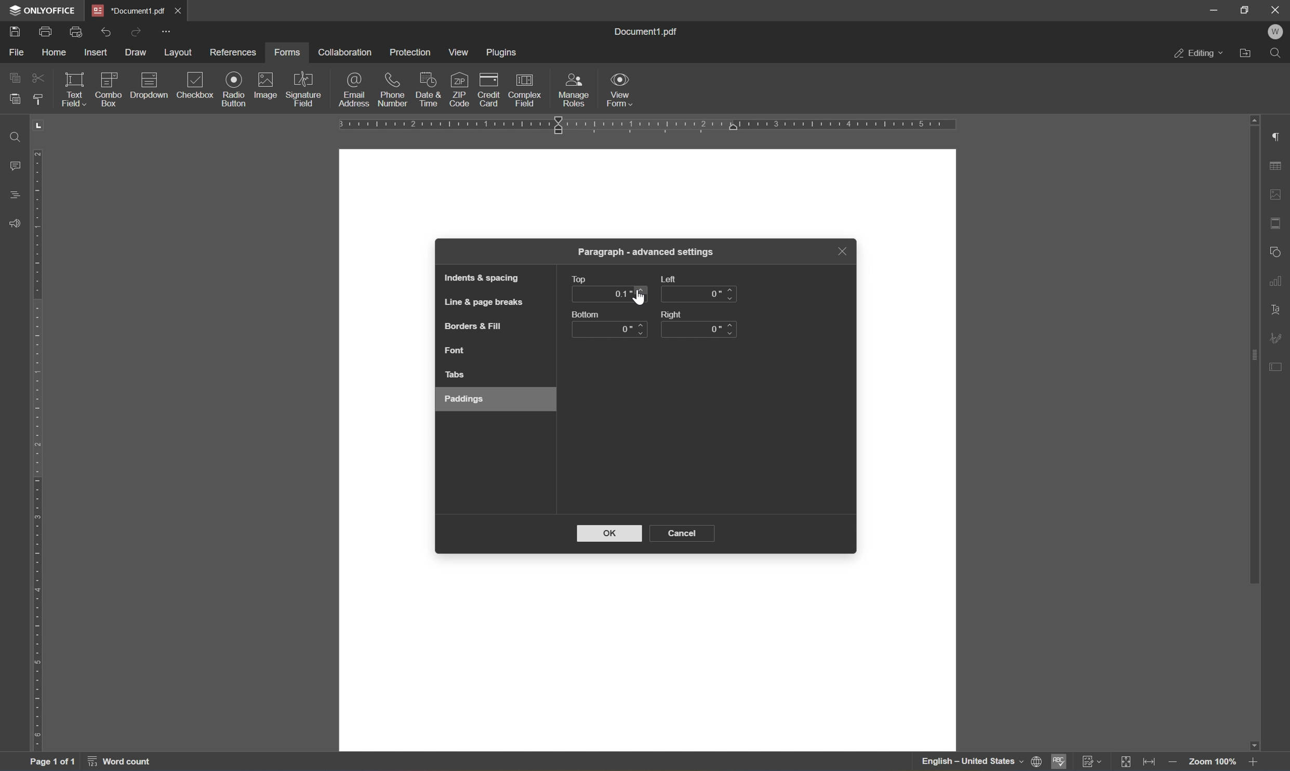 This screenshot has height=771, width=1290. Describe the element at coordinates (1276, 168) in the screenshot. I see `table settings` at that location.